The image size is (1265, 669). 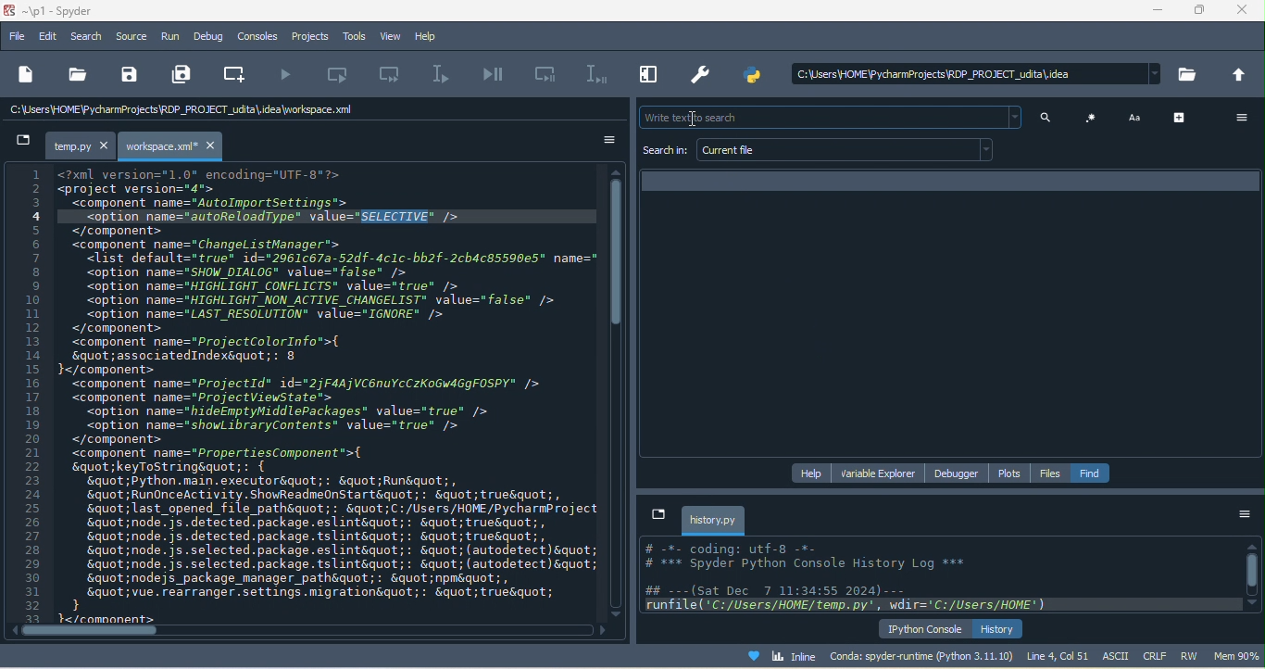 What do you see at coordinates (1011, 473) in the screenshot?
I see `plots` at bounding box center [1011, 473].